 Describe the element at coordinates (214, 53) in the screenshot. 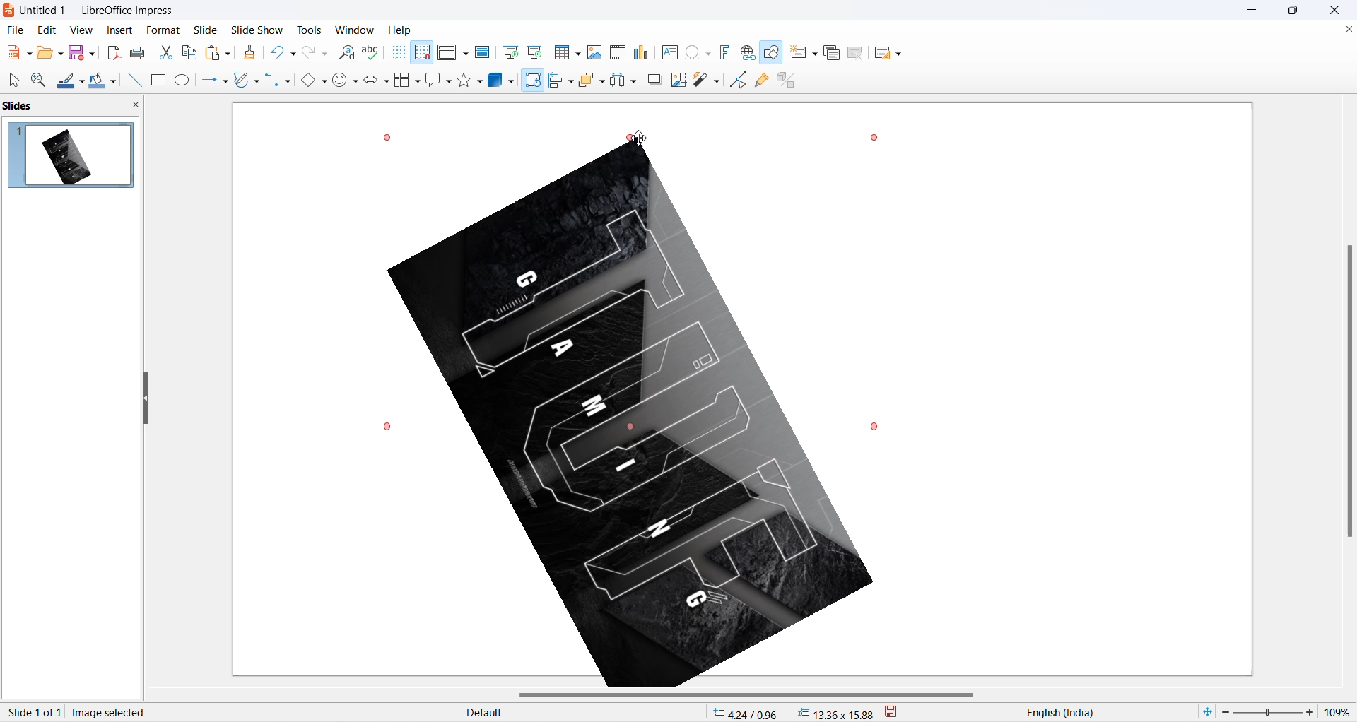

I see `paste` at that location.